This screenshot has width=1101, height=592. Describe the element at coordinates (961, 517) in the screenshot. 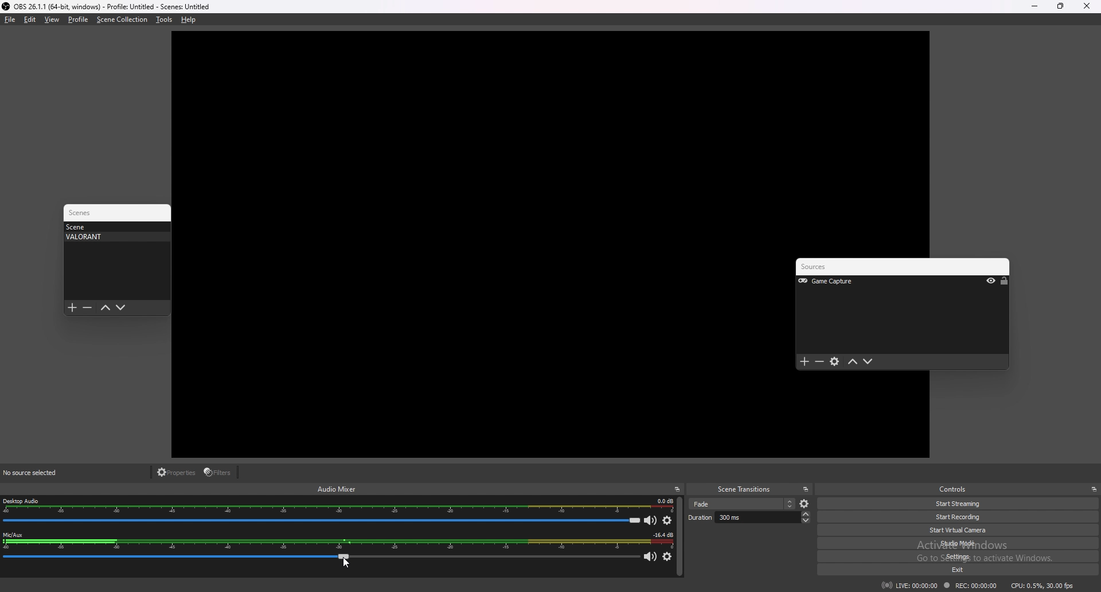

I see `start recording` at that location.